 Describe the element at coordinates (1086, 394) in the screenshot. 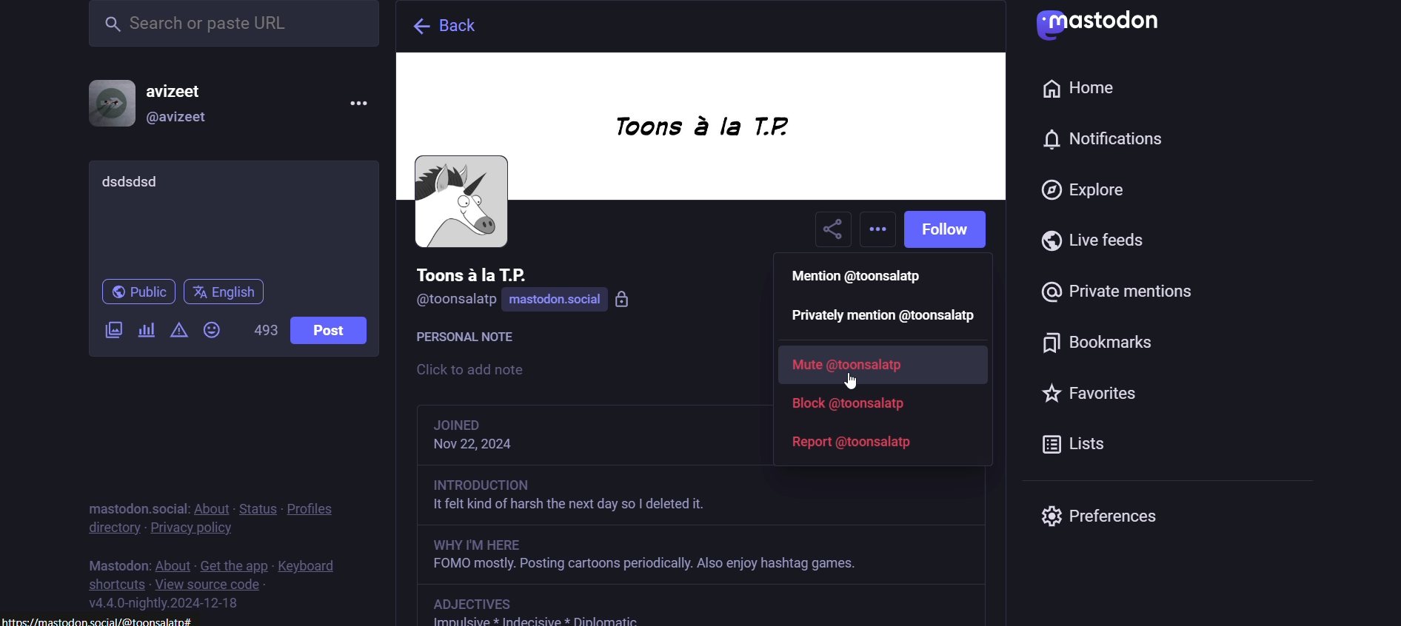

I see `favorites` at that location.